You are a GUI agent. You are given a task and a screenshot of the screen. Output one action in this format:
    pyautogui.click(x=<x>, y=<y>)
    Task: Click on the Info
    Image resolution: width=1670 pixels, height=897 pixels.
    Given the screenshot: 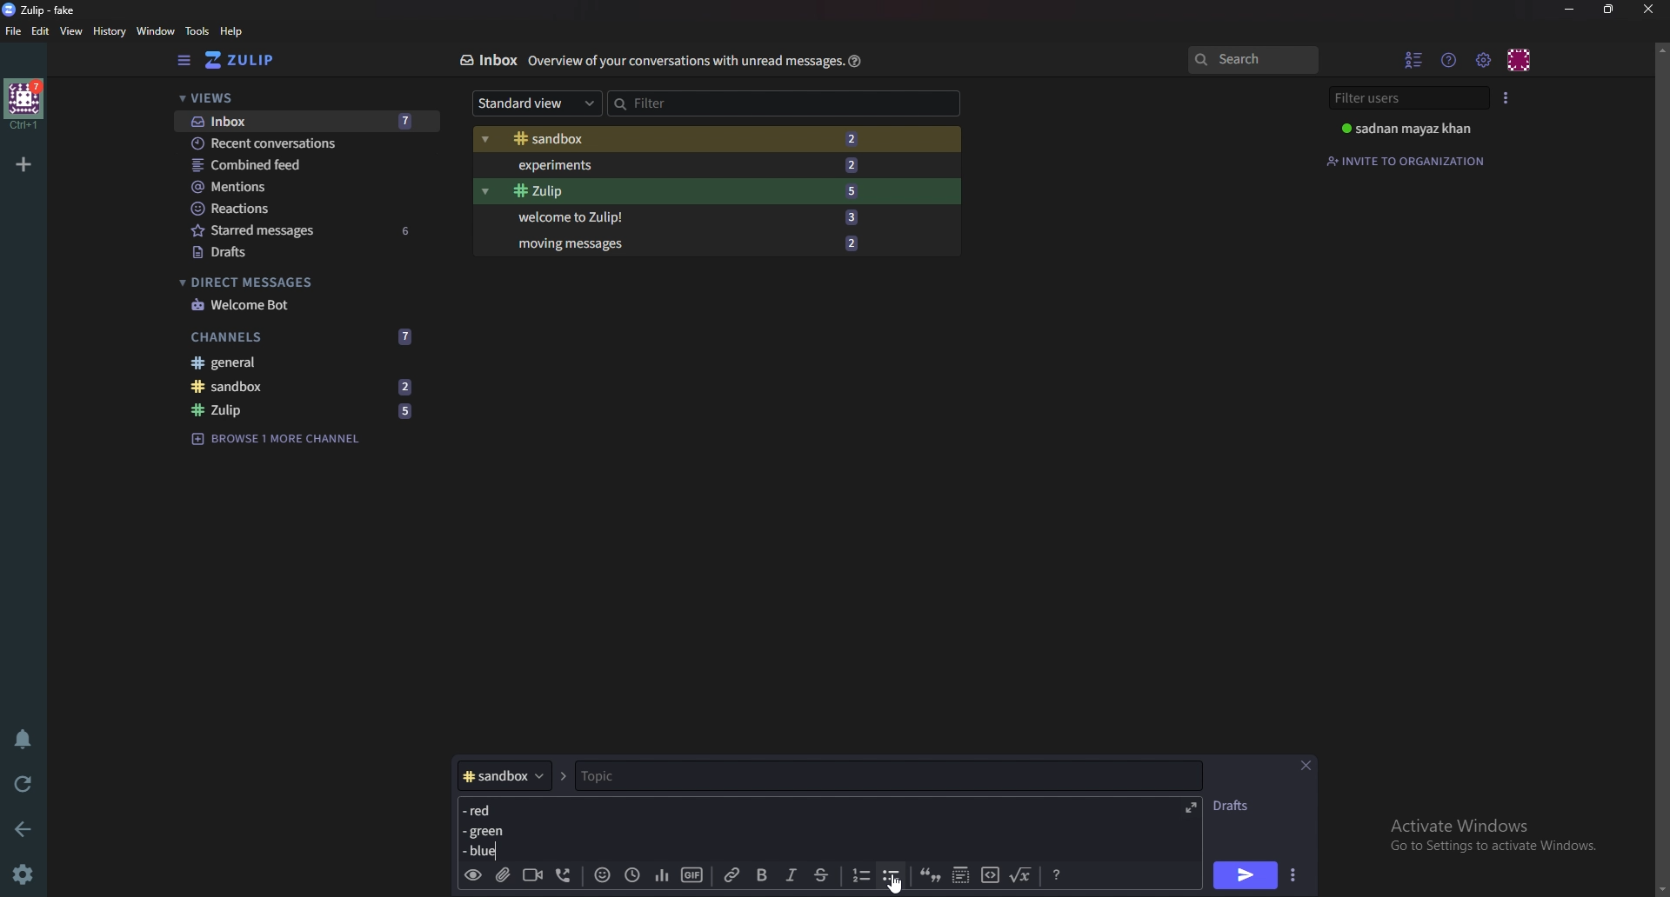 What is the action you would take?
    pyautogui.click(x=685, y=60)
    